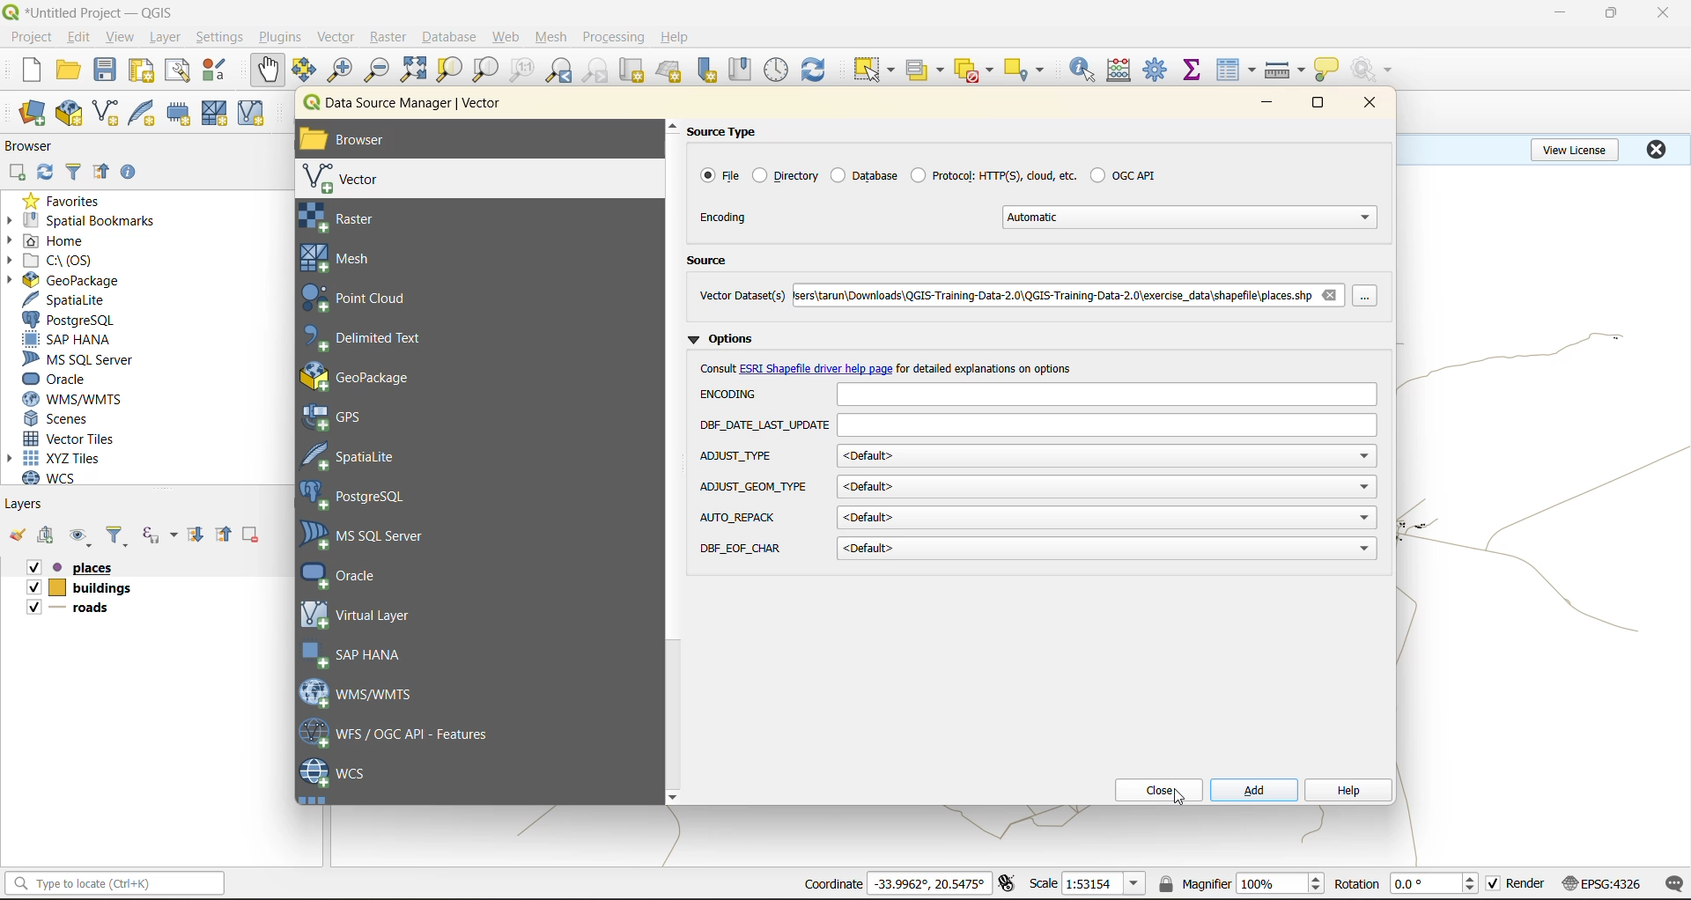  Describe the element at coordinates (726, 217) in the screenshot. I see `encoding` at that location.